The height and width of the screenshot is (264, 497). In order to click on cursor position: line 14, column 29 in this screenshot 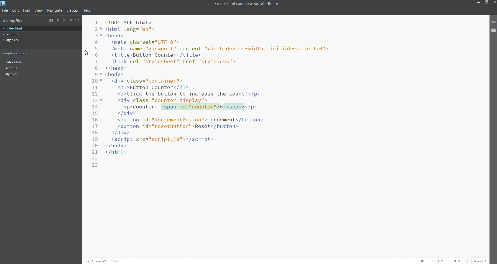, I will do `click(95, 261)`.